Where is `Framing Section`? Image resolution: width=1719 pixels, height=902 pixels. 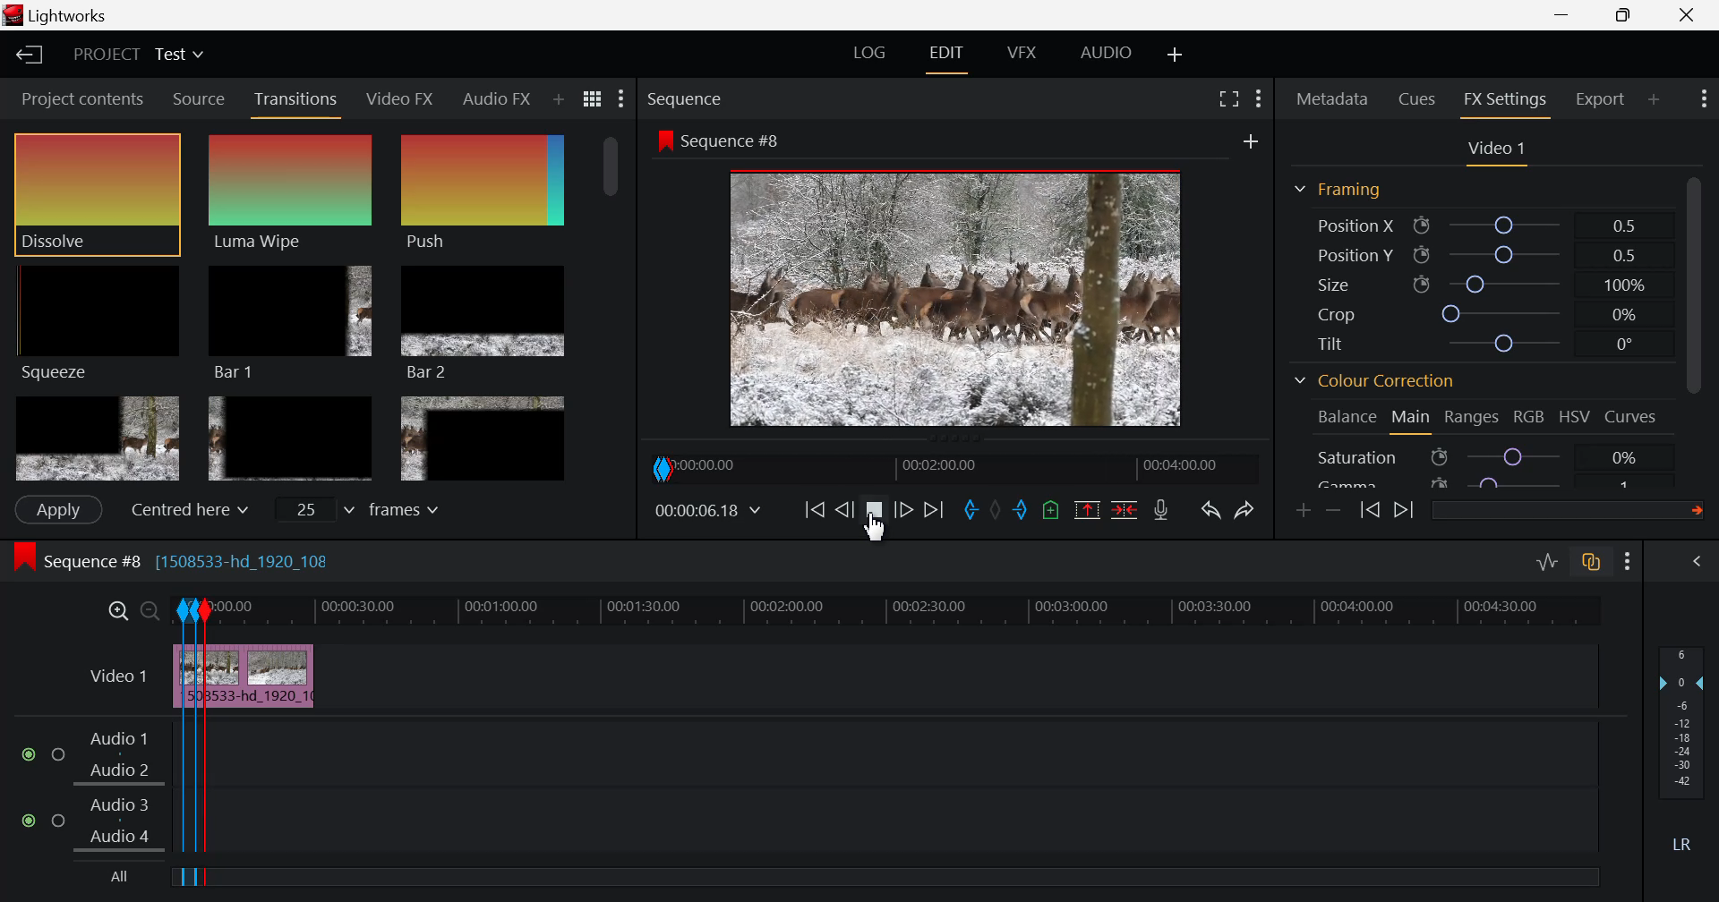 Framing Section is located at coordinates (1338, 191).